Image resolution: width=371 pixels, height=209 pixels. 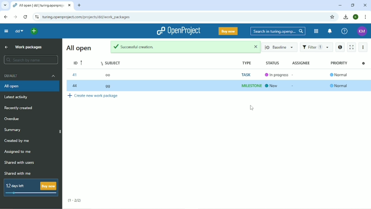 What do you see at coordinates (355, 17) in the screenshot?
I see `K` at bounding box center [355, 17].